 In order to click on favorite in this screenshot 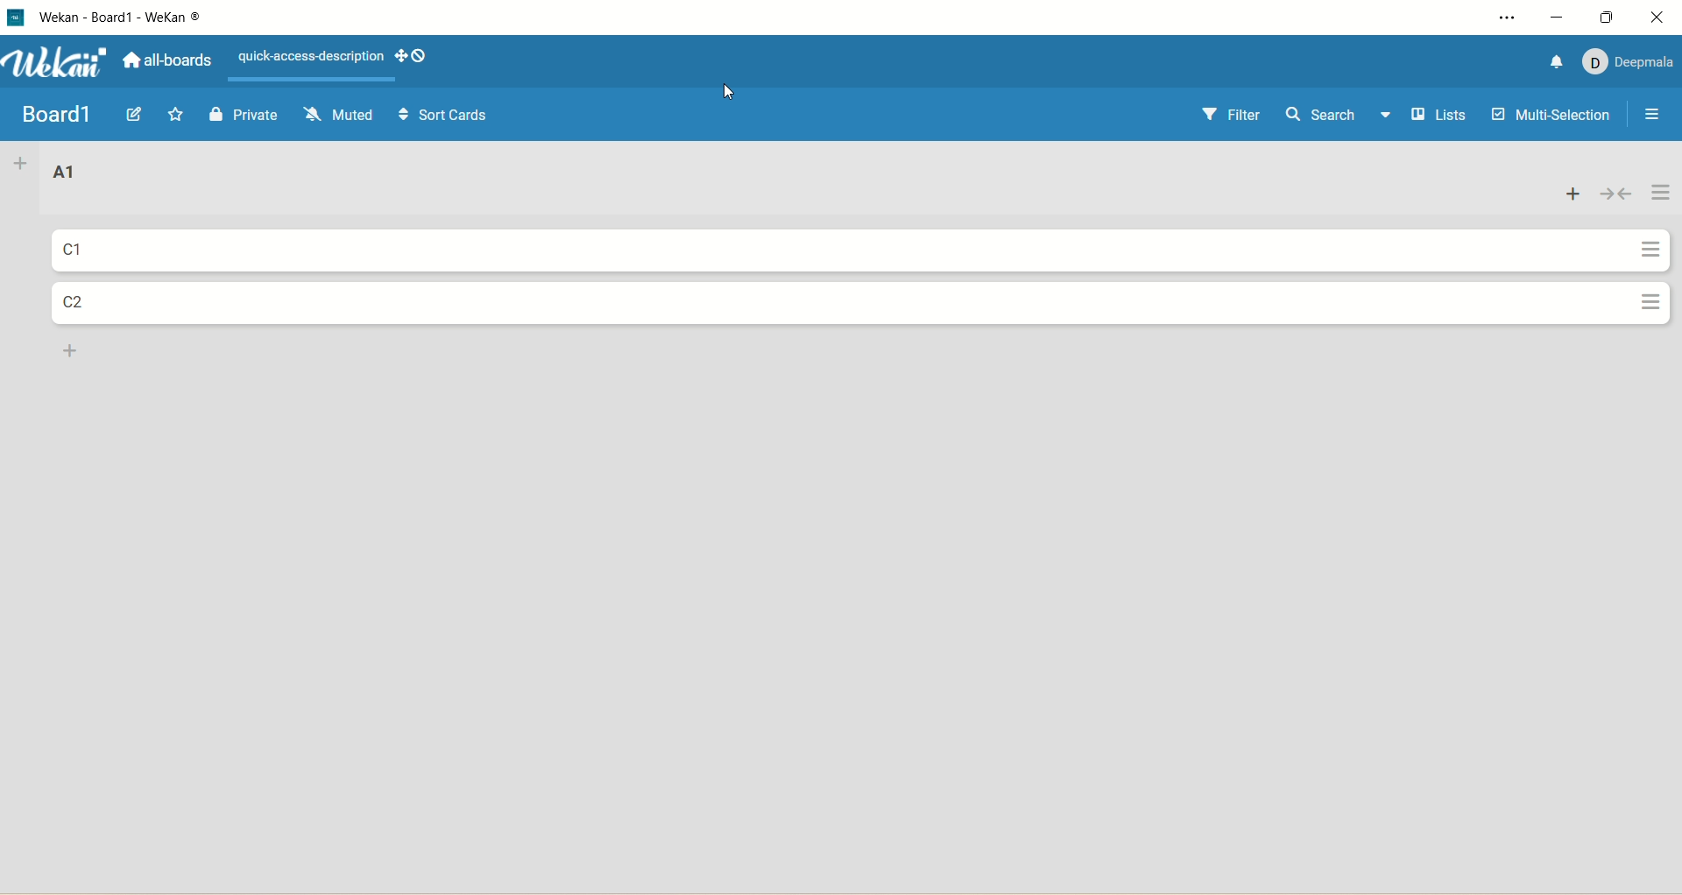, I will do `click(176, 115)`.